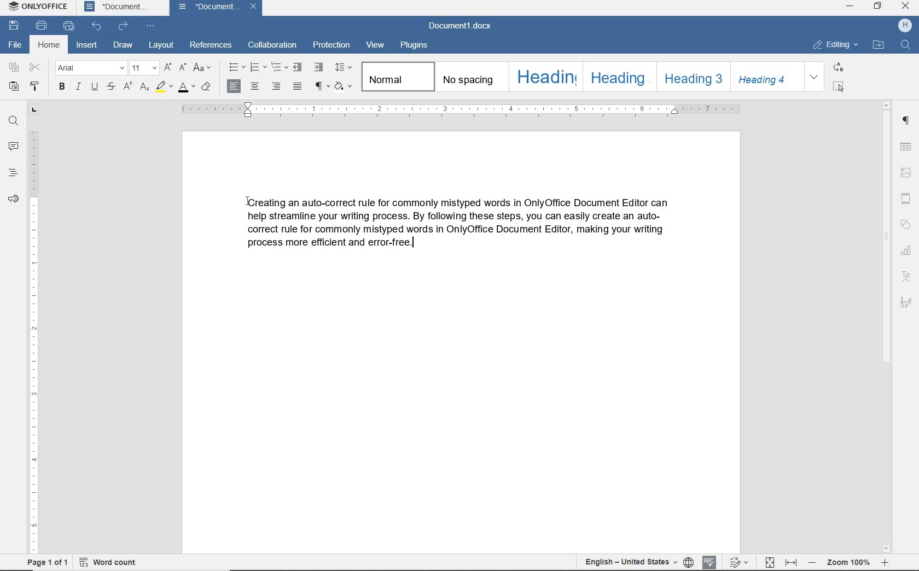 The height and width of the screenshot is (571, 919). I want to click on shape, so click(906, 224).